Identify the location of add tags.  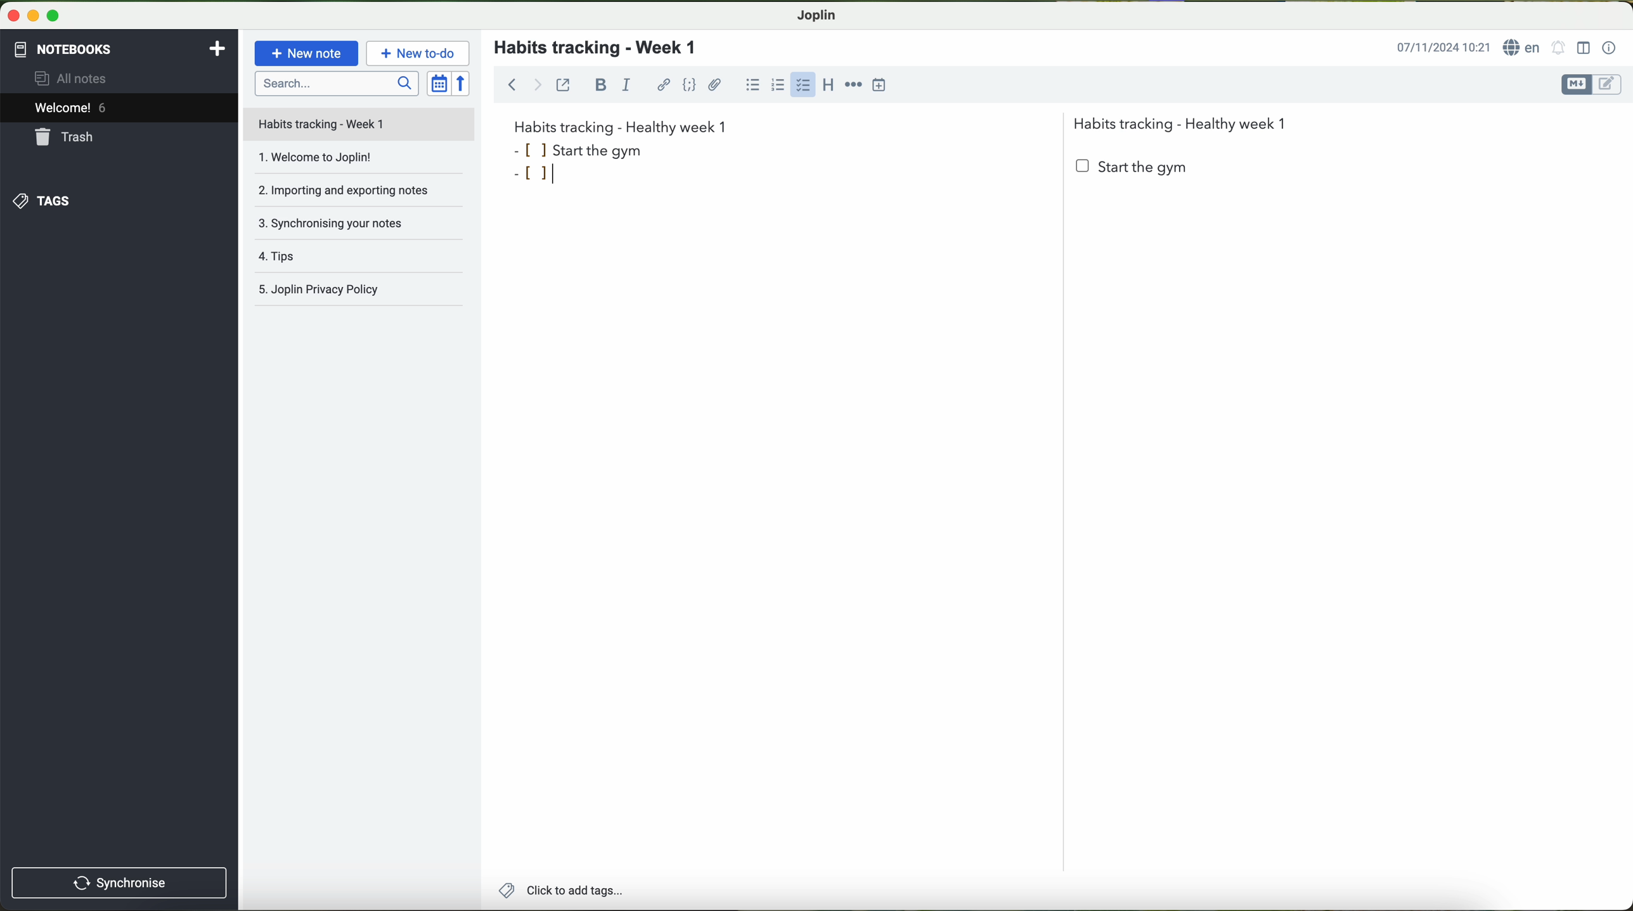
(557, 891).